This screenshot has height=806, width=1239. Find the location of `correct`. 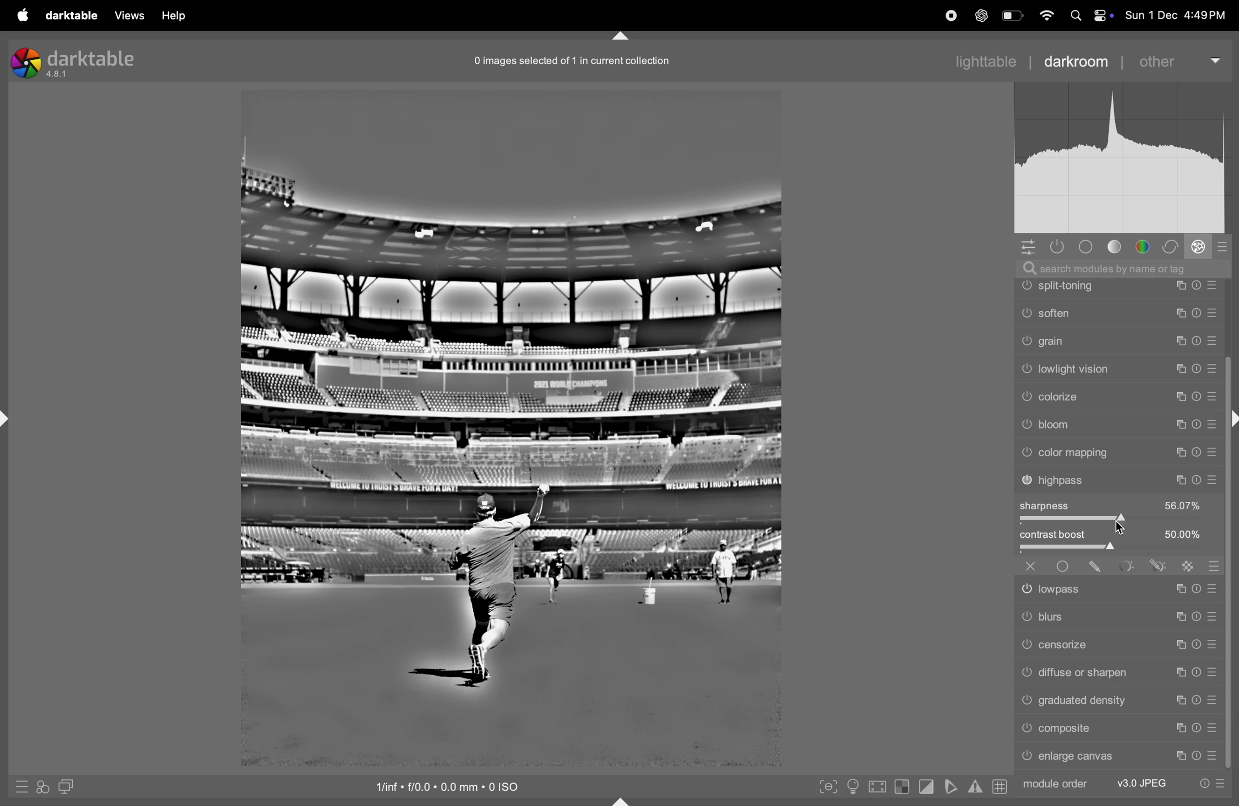

correct is located at coordinates (1171, 246).